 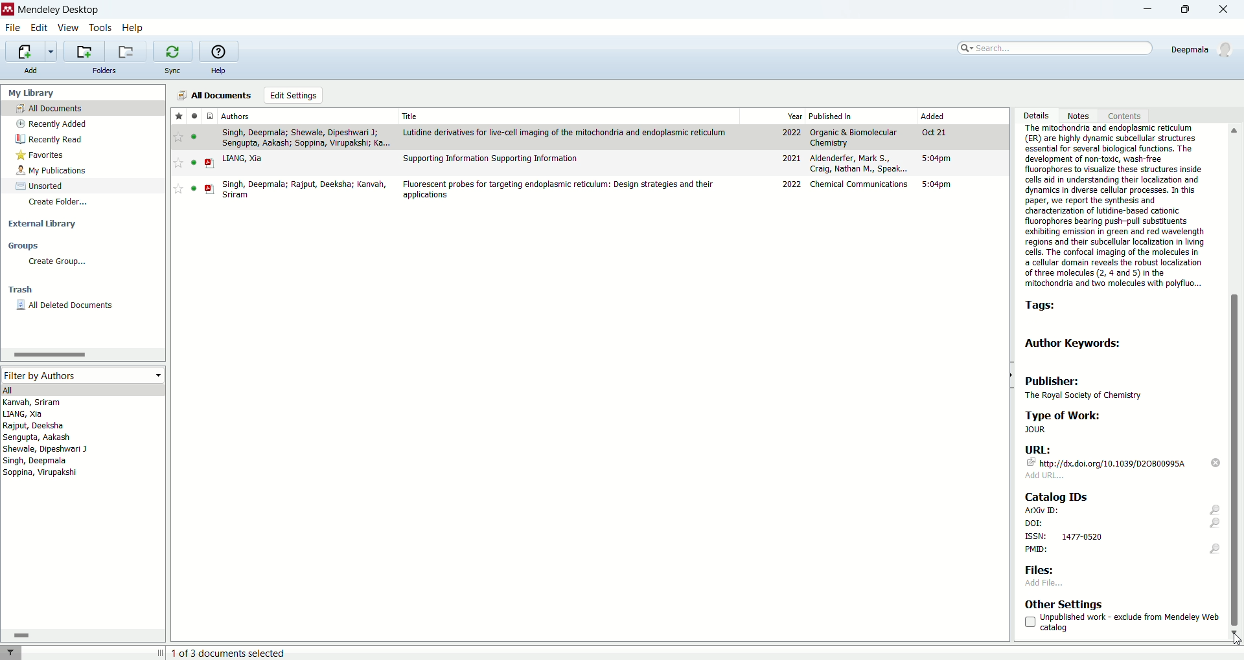 What do you see at coordinates (23, 245) in the screenshot?
I see `groups` at bounding box center [23, 245].